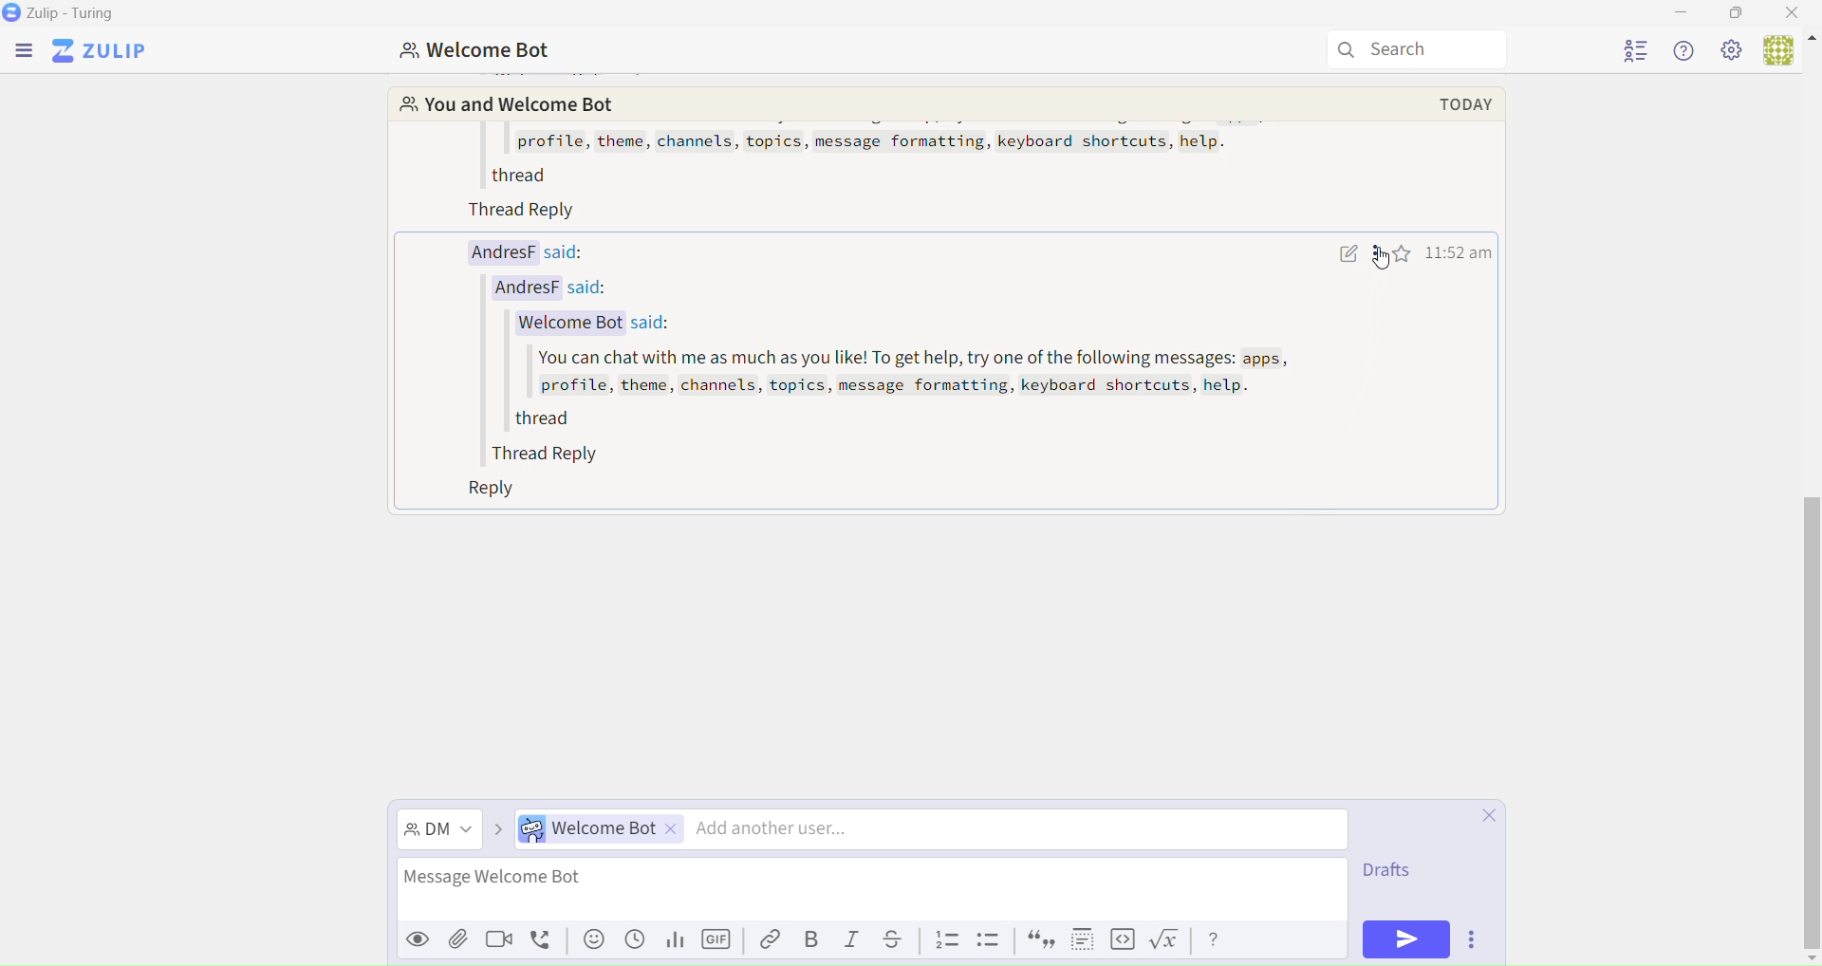 This screenshot has height=966, width=1822. Describe the element at coordinates (925, 830) in the screenshot. I see `Direct Message` at that location.